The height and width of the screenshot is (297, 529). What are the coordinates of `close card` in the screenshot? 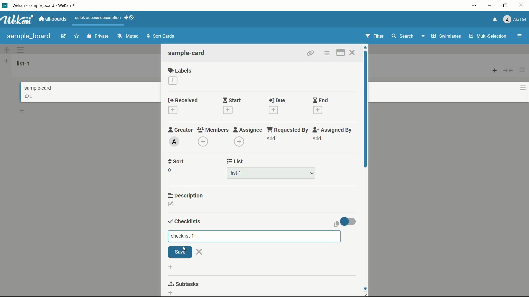 It's located at (353, 53).